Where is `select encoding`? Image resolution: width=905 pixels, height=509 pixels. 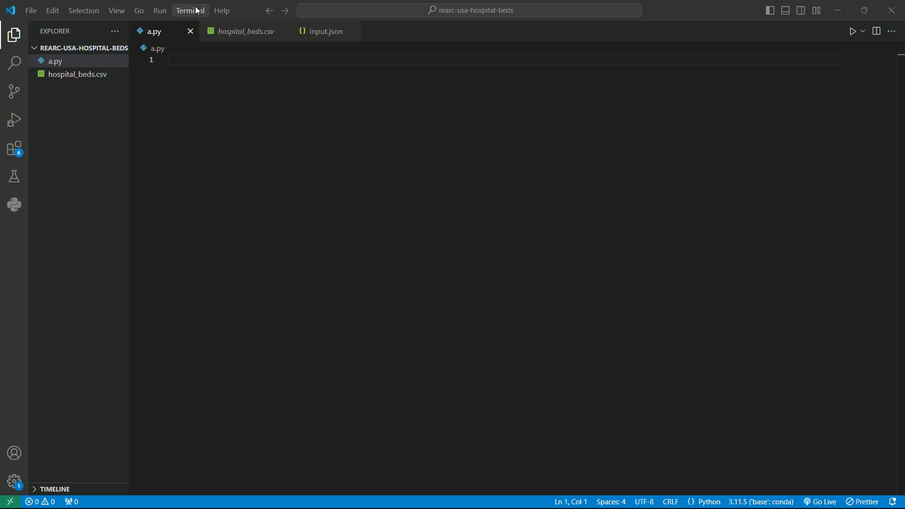
select encoding is located at coordinates (644, 503).